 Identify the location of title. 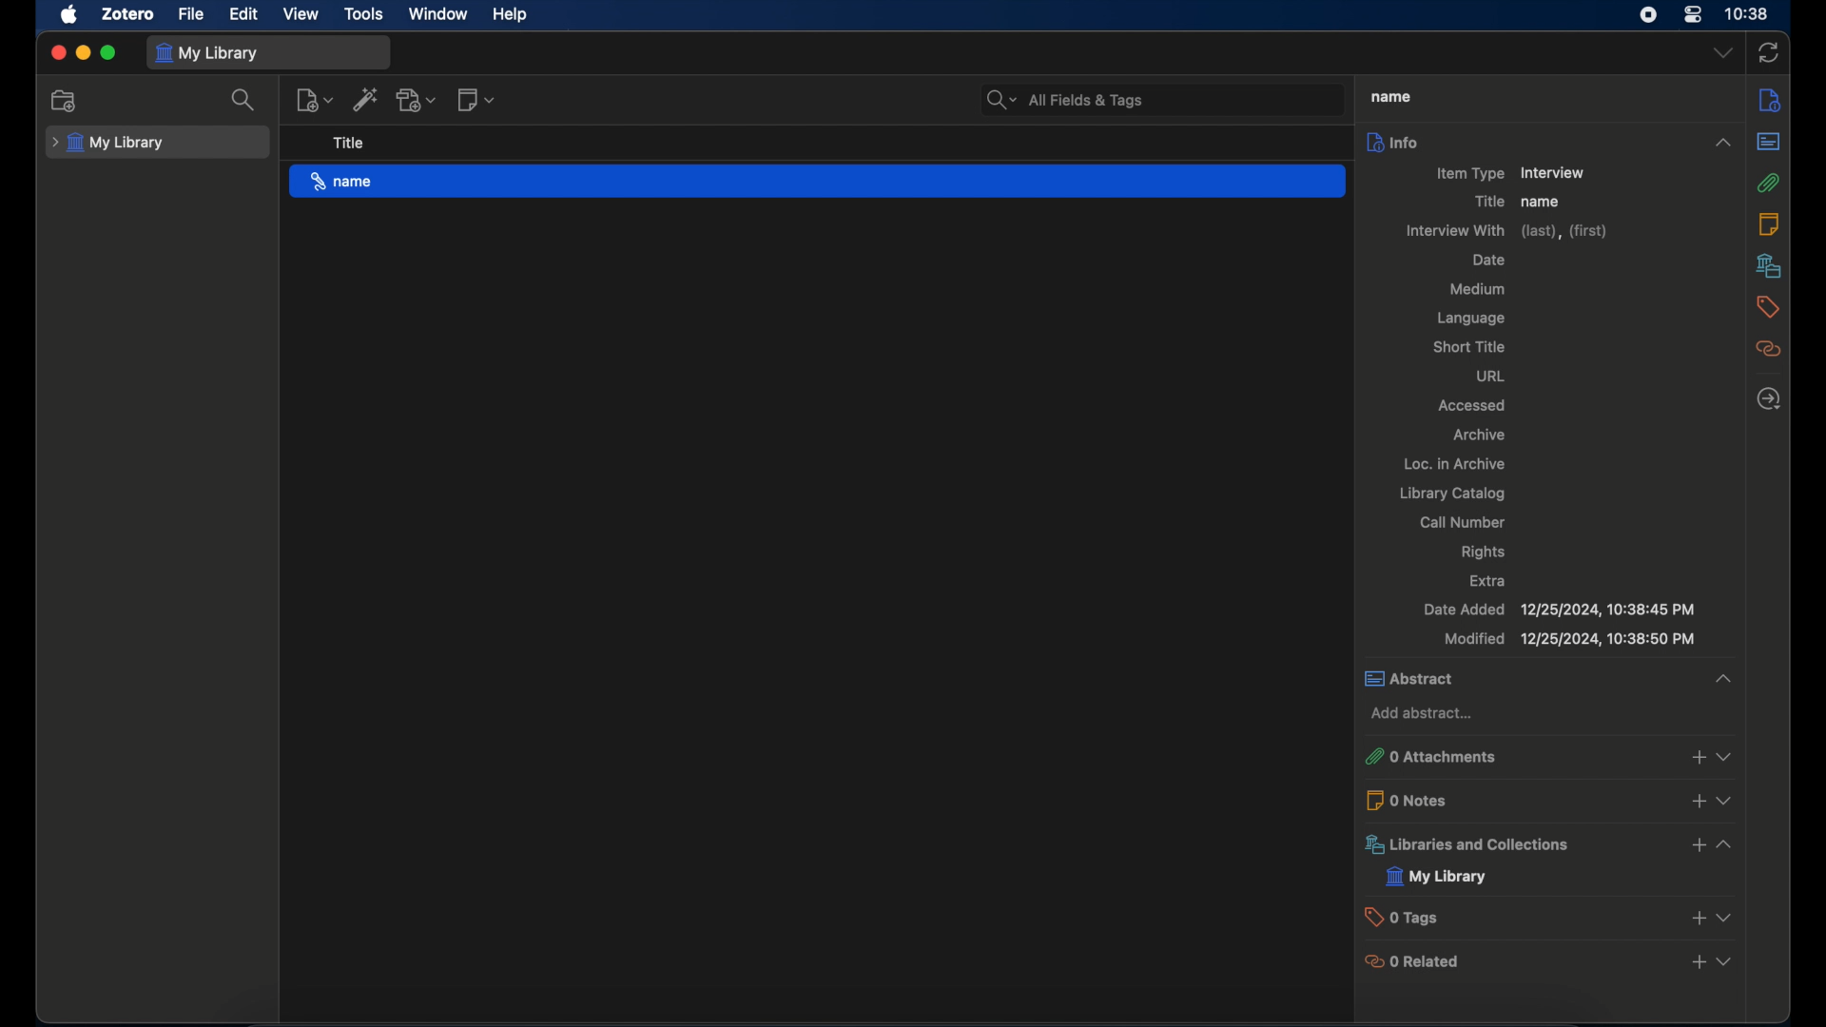
(349, 144).